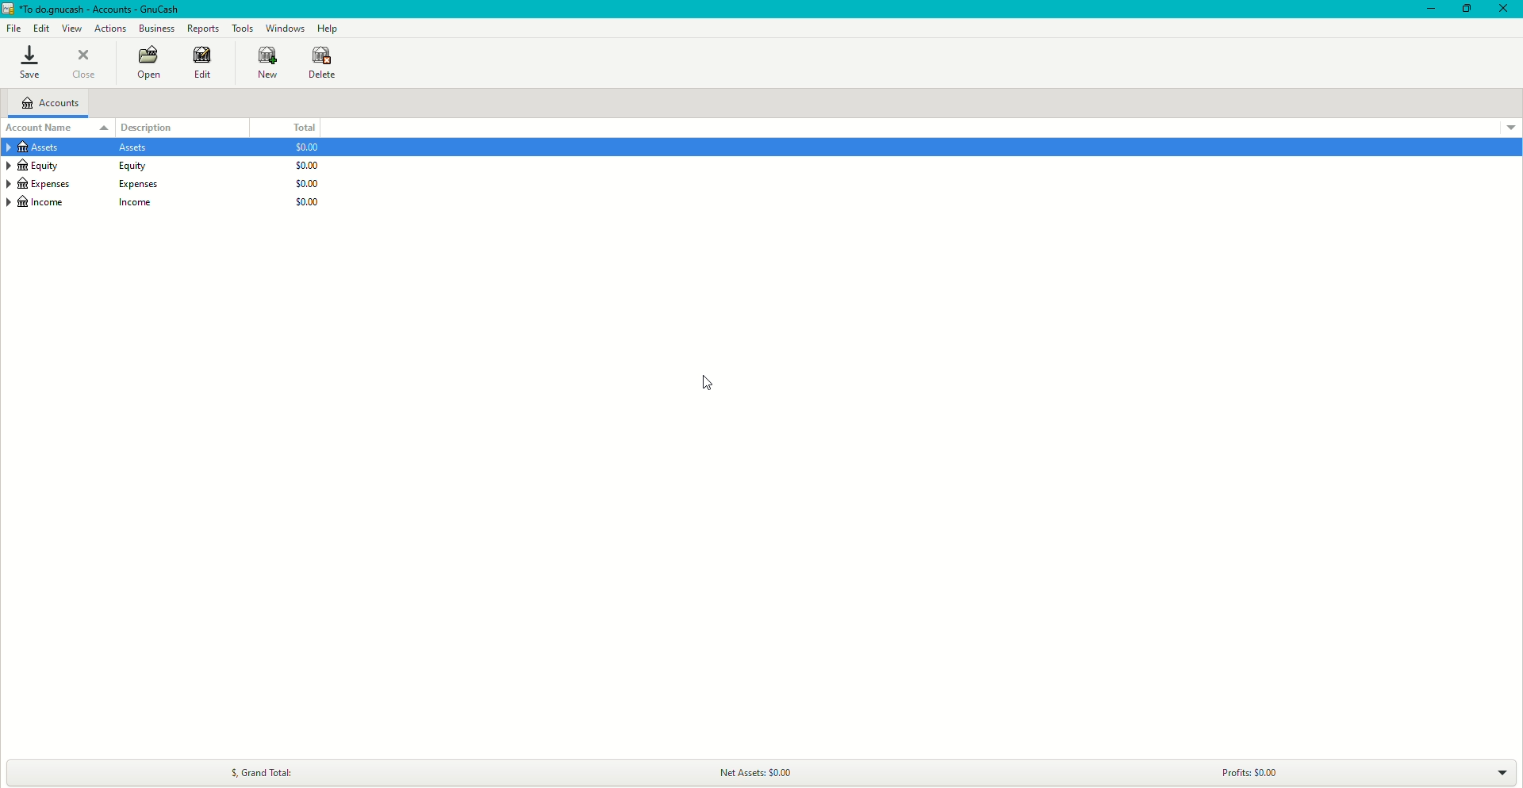 The height and width of the screenshot is (788, 1523). I want to click on Reports, so click(203, 29).